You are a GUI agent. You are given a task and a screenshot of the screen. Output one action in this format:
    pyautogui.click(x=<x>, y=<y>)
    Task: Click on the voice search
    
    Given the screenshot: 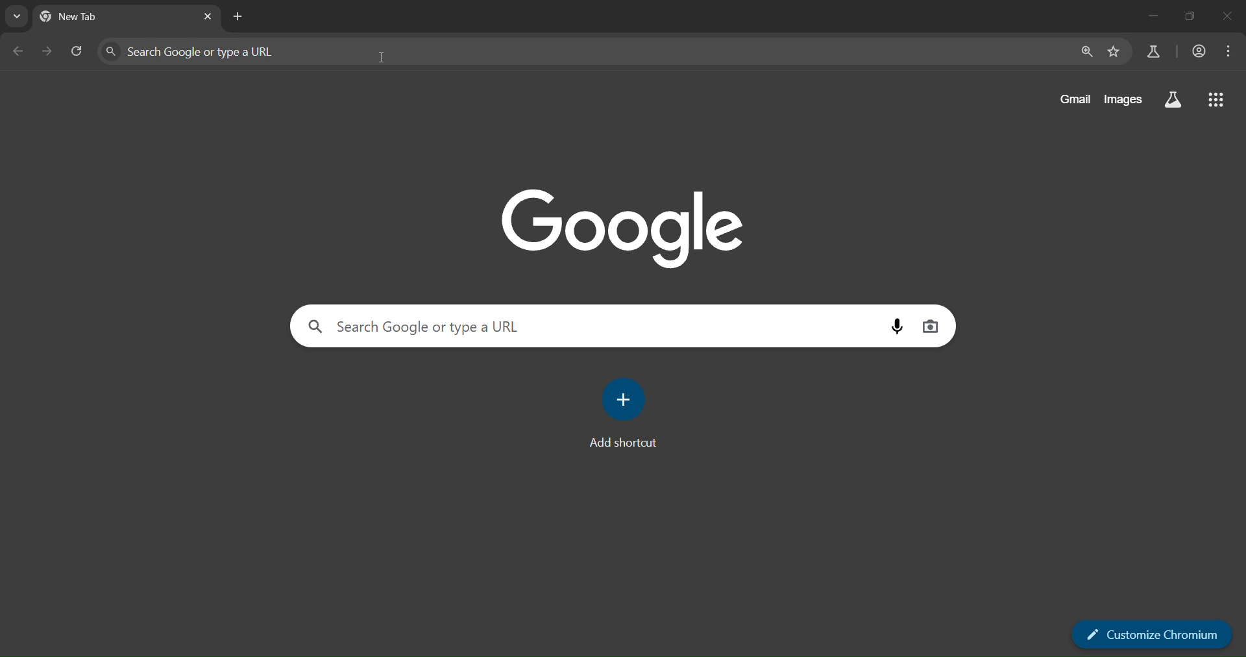 What is the action you would take?
    pyautogui.click(x=899, y=327)
    